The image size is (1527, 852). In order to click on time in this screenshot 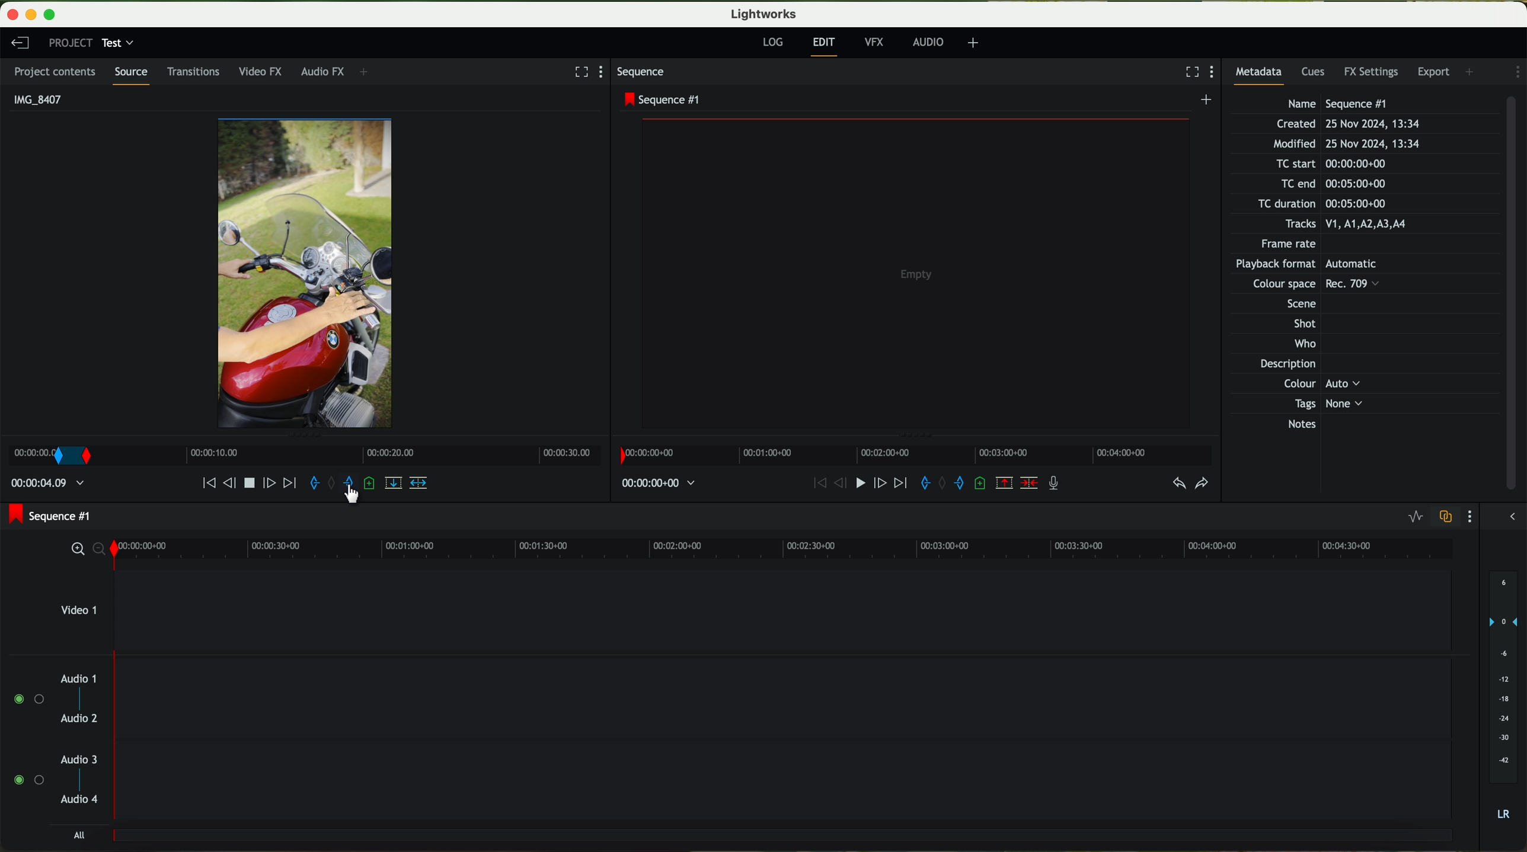, I will do `click(660, 483)`.